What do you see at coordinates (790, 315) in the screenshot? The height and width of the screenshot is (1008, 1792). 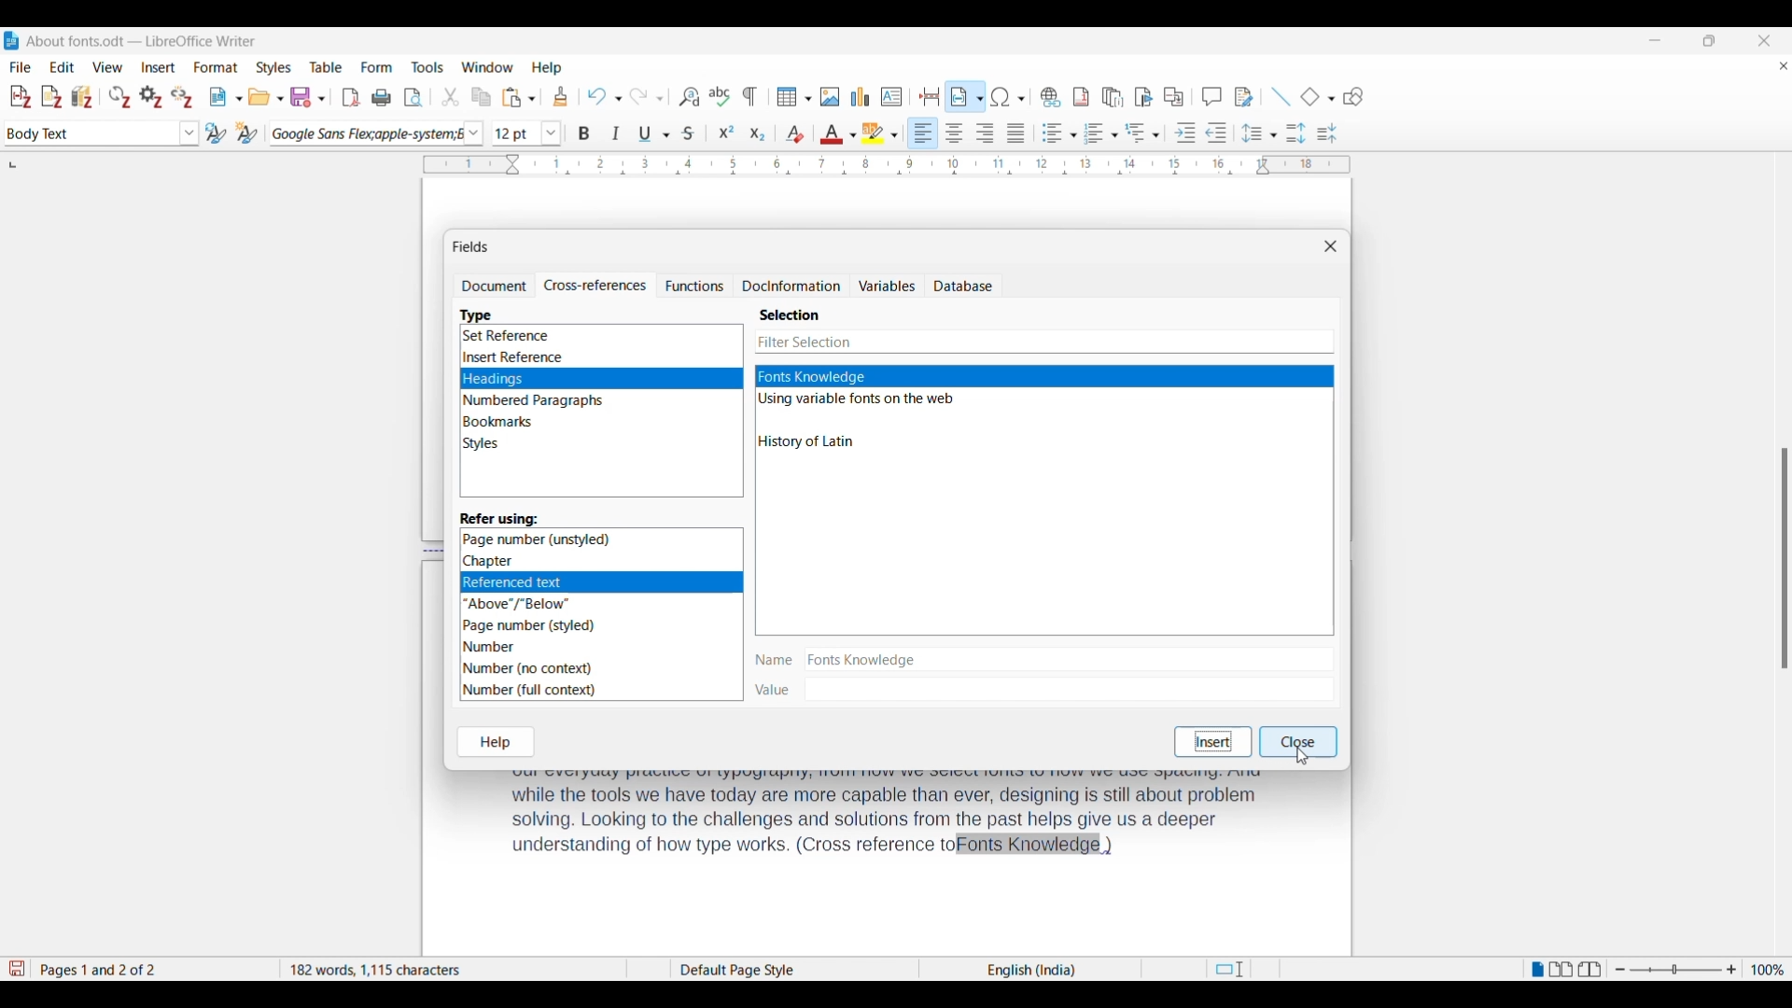 I see `Section title` at bounding box center [790, 315].